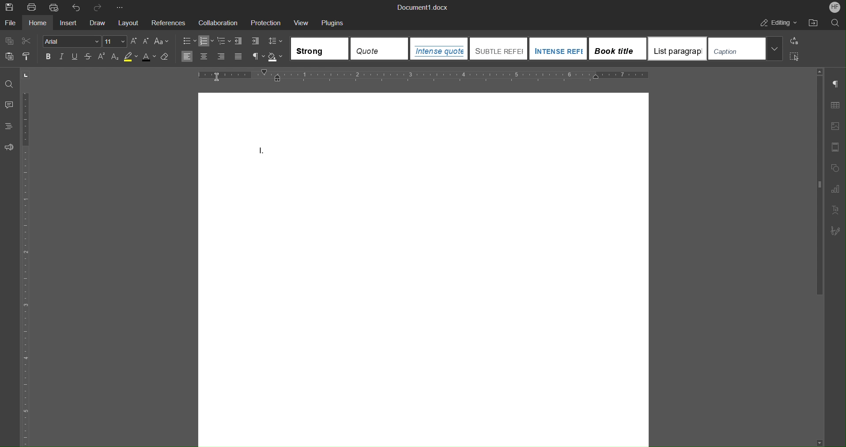 The image size is (846, 447). I want to click on Decrease Indent, so click(238, 42).